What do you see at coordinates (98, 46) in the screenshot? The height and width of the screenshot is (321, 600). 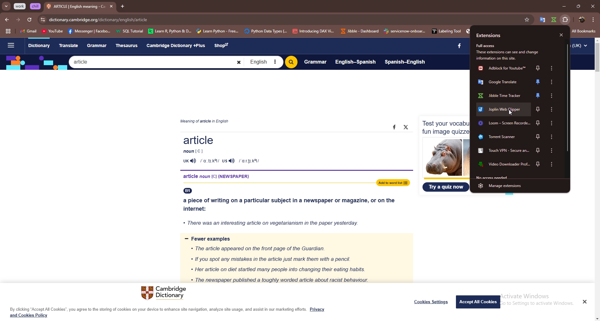 I see `Grammar` at bounding box center [98, 46].